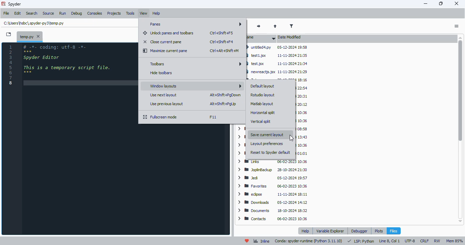 This screenshot has width=465, height=245. Describe the element at coordinates (272, 194) in the screenshot. I see `eclipse` at that location.